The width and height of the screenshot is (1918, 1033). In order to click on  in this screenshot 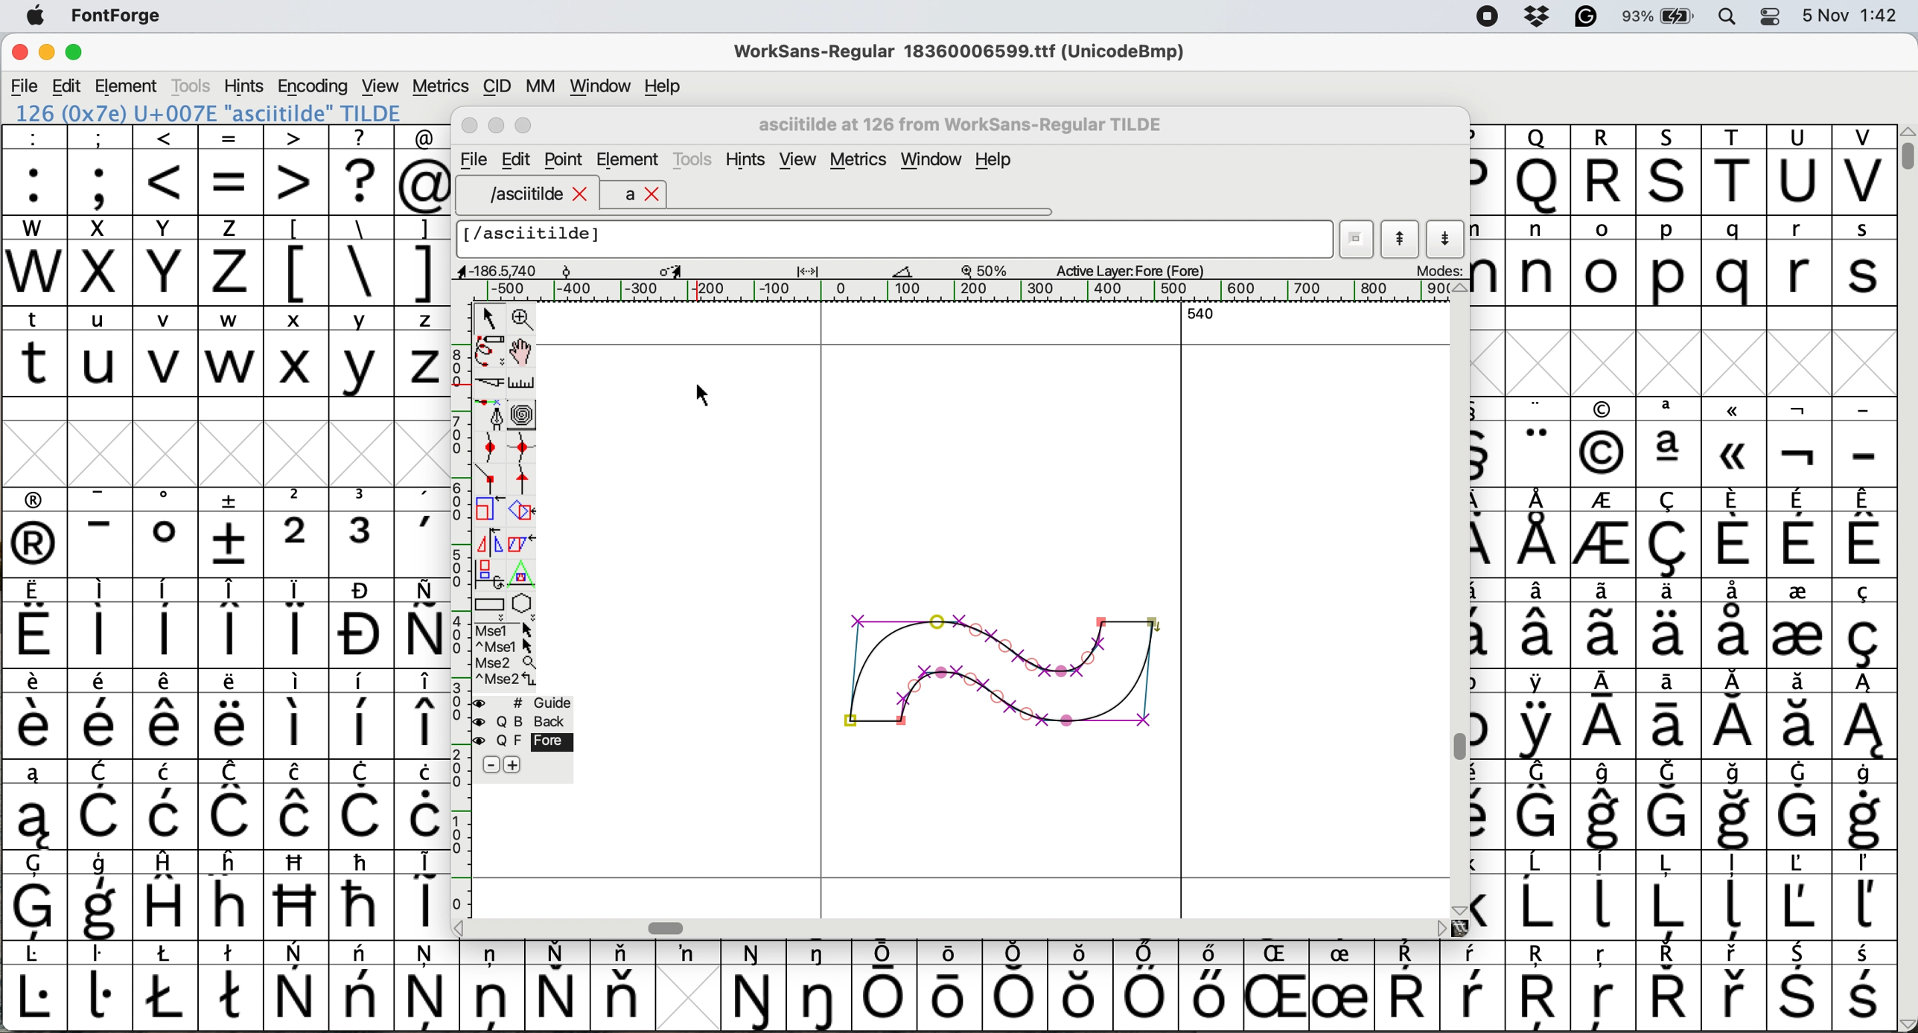, I will do `click(1671, 170)`.